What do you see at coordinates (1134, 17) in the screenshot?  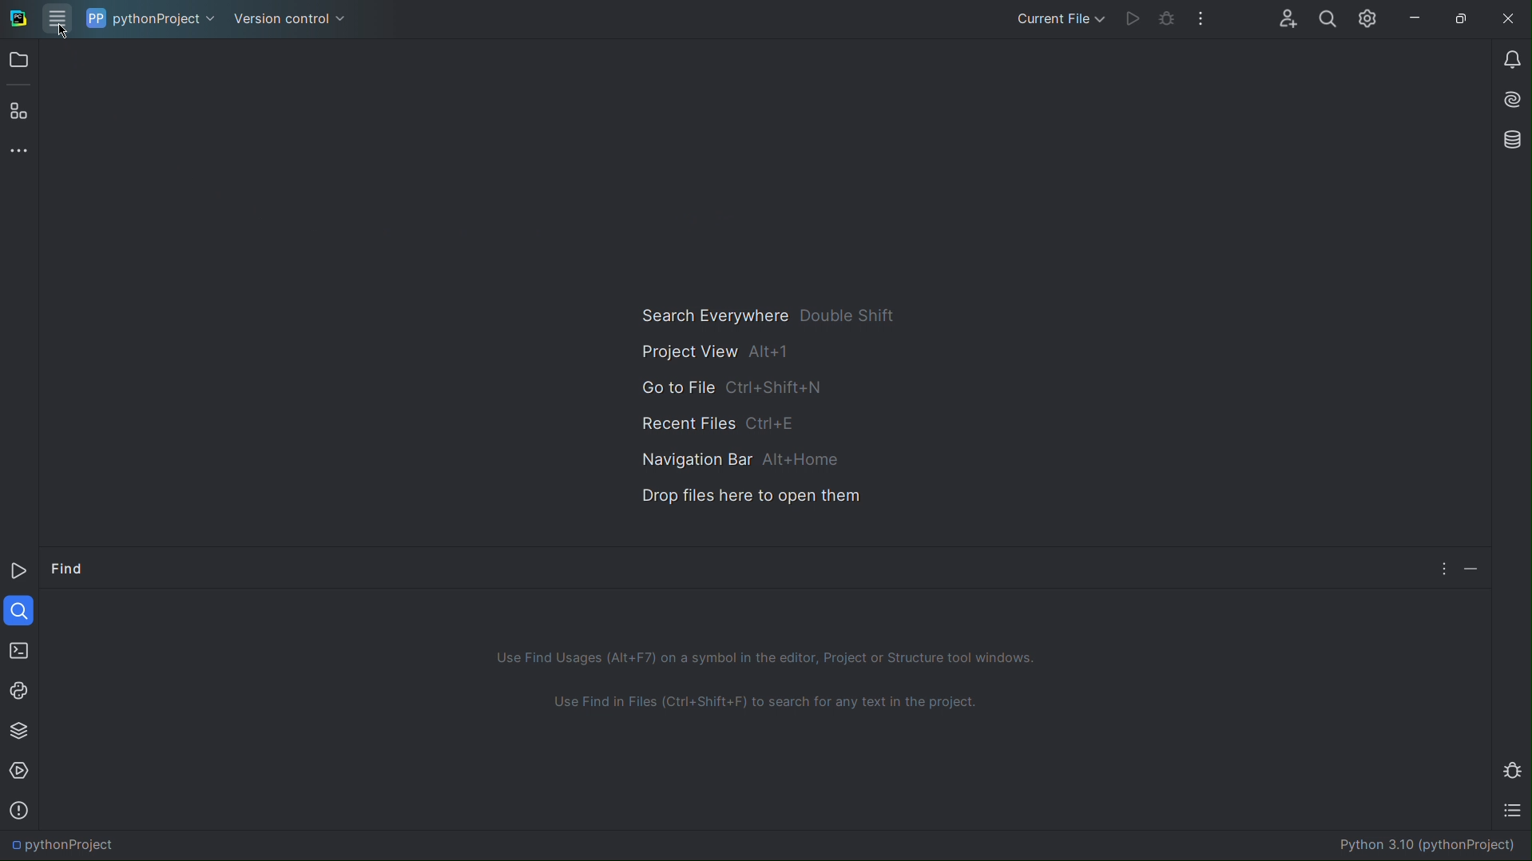 I see `Run` at bounding box center [1134, 17].